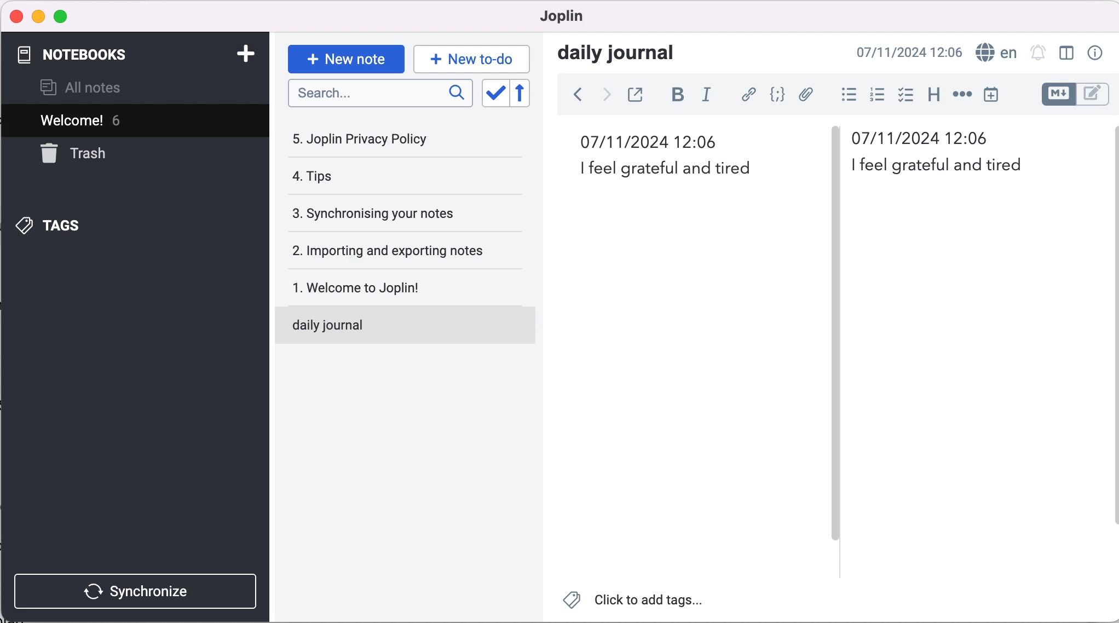  Describe the element at coordinates (1096, 54) in the screenshot. I see `note properties` at that location.